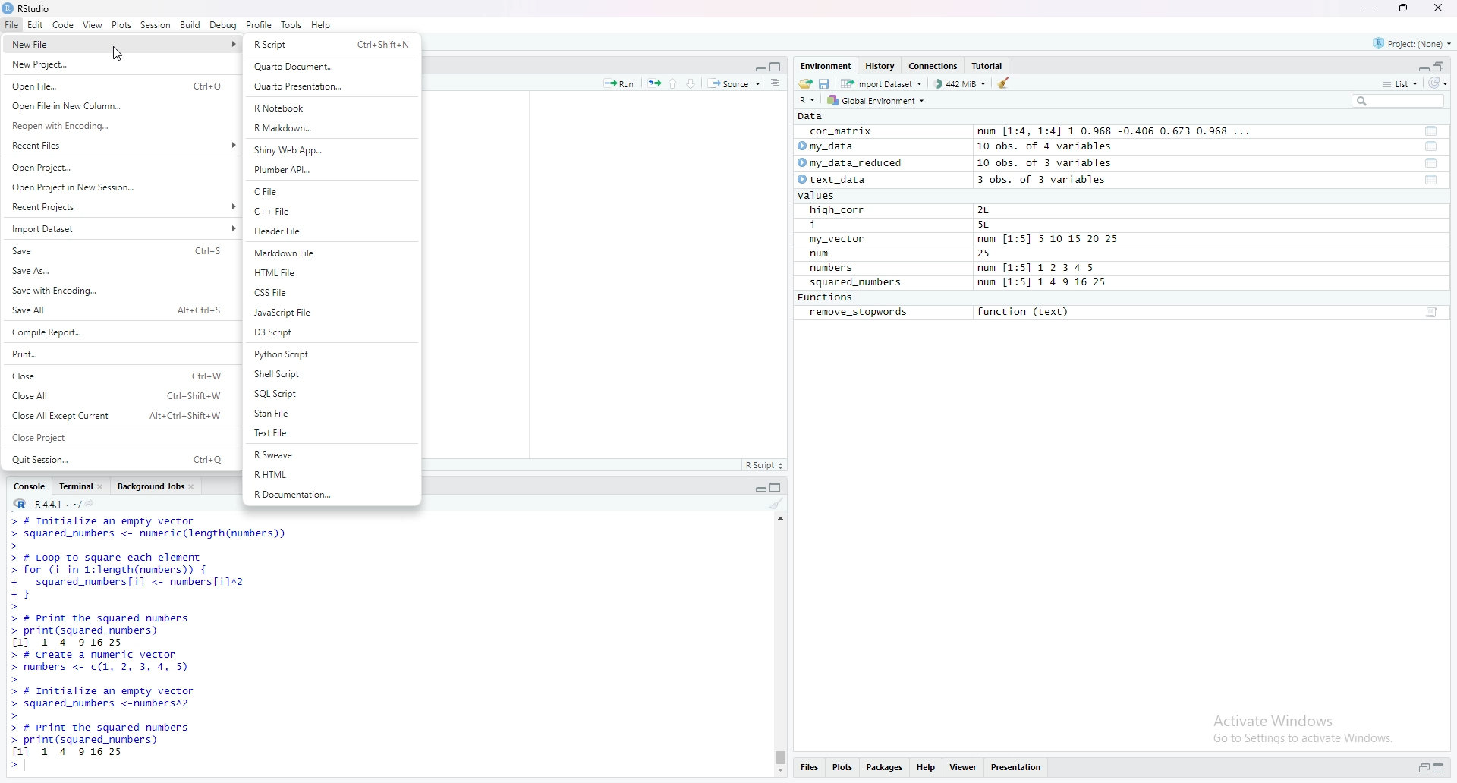 The width and height of the screenshot is (1457, 783). What do you see at coordinates (91, 24) in the screenshot?
I see `view` at bounding box center [91, 24].